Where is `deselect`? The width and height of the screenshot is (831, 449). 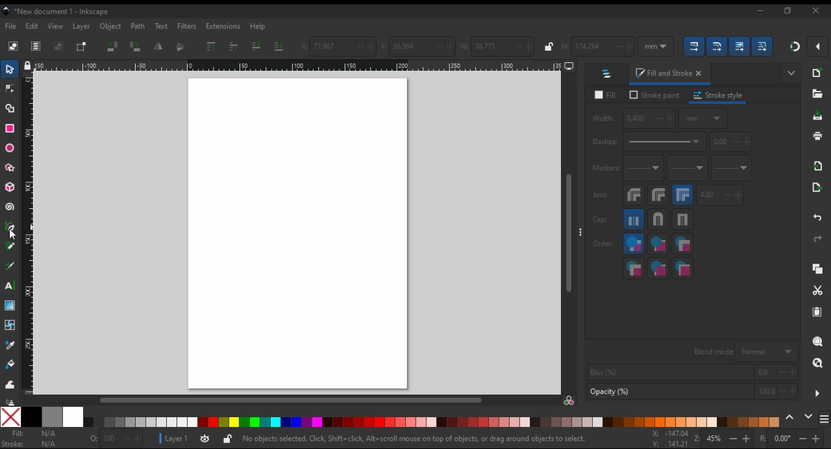
deselect is located at coordinates (58, 46).